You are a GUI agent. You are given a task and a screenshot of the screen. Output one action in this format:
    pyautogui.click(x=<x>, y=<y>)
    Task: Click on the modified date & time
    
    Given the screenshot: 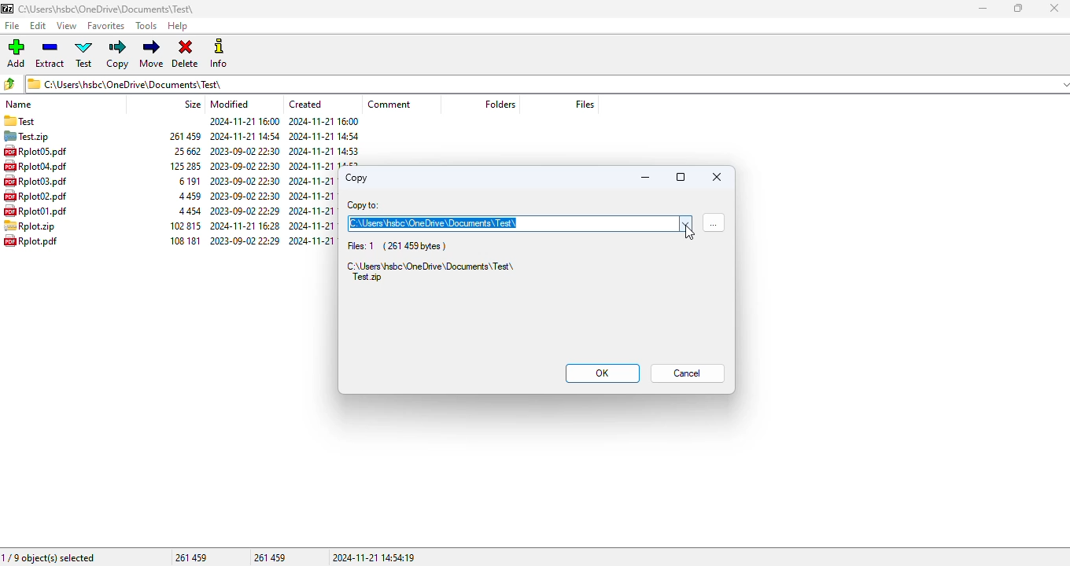 What is the action you would take?
    pyautogui.click(x=245, y=151)
    